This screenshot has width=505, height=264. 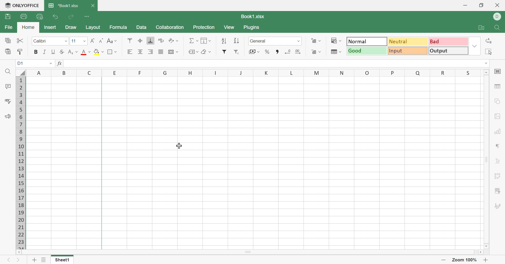 What do you see at coordinates (320, 52) in the screenshot?
I see `Drop Down` at bounding box center [320, 52].